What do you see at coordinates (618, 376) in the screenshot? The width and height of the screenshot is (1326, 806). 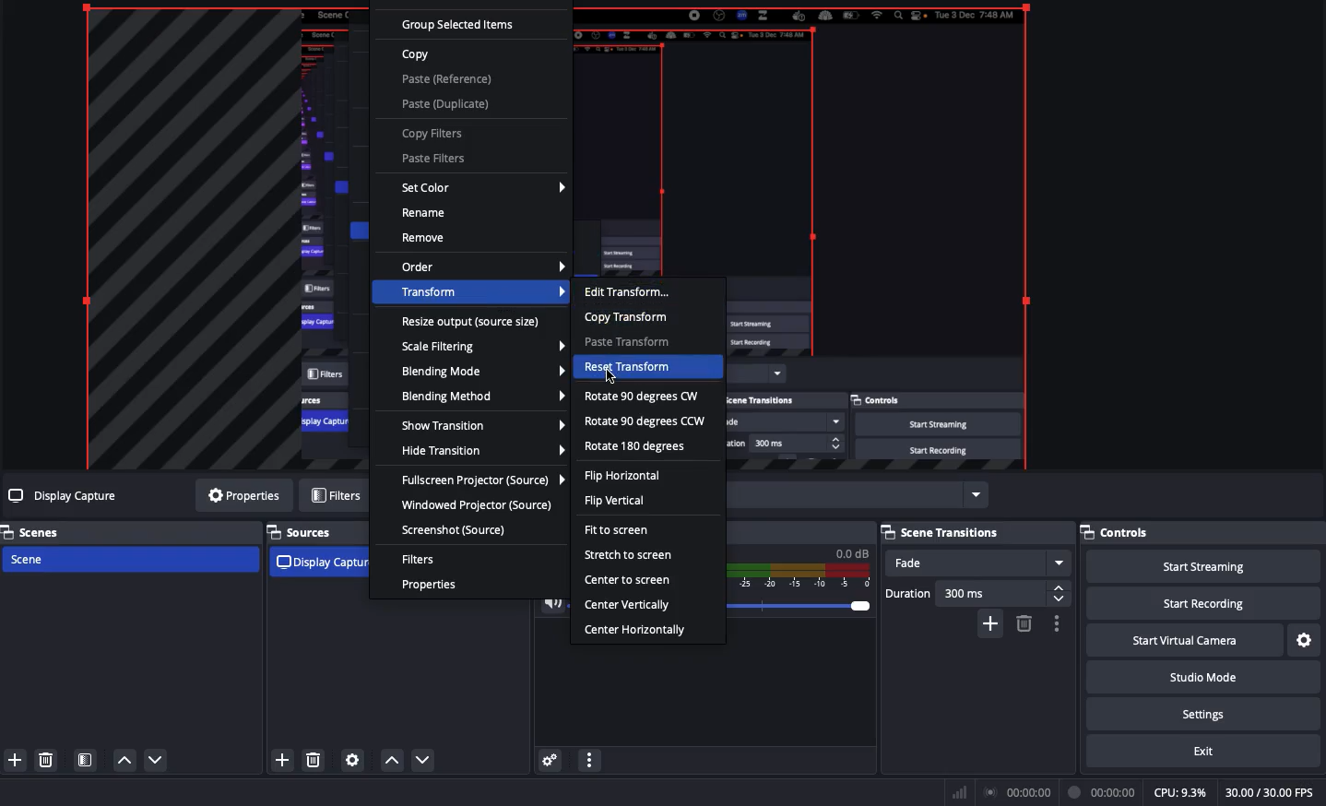 I see `Click` at bounding box center [618, 376].